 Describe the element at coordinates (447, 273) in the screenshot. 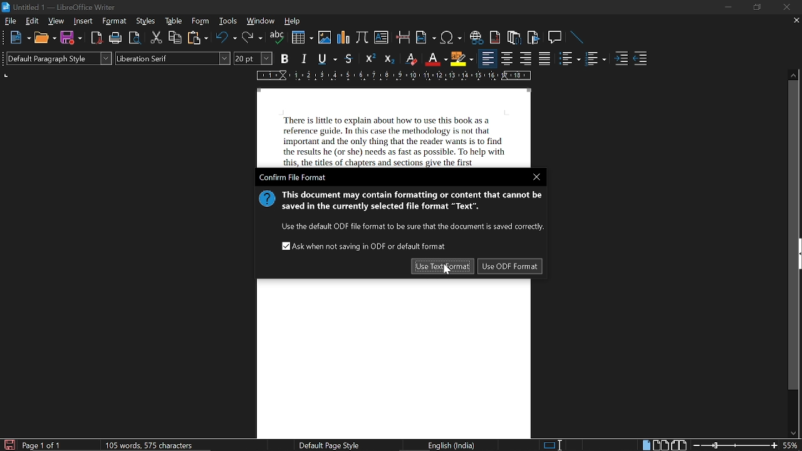

I see `cursor` at that location.